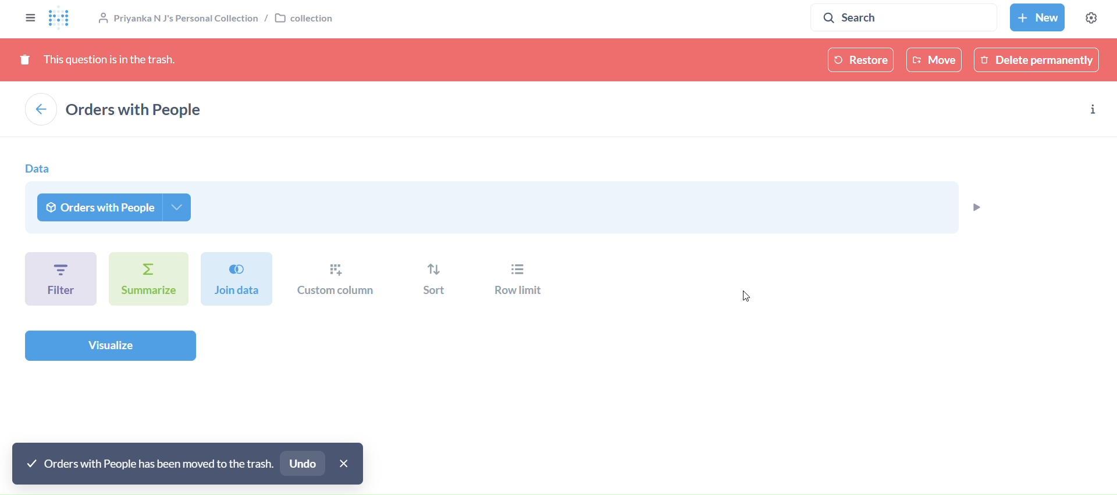 Image resolution: width=1117 pixels, height=495 pixels. I want to click on collection, so click(225, 20).